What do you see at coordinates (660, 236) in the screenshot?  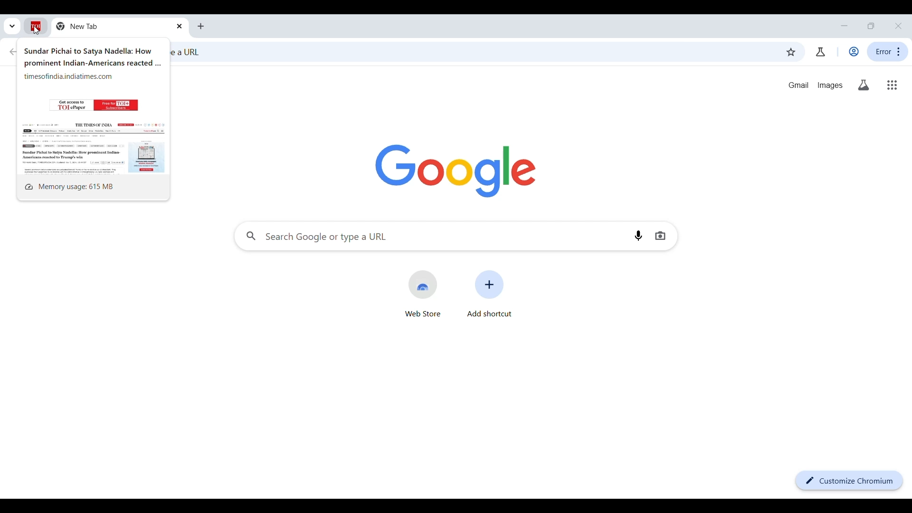 I see `Search by image` at bounding box center [660, 236].